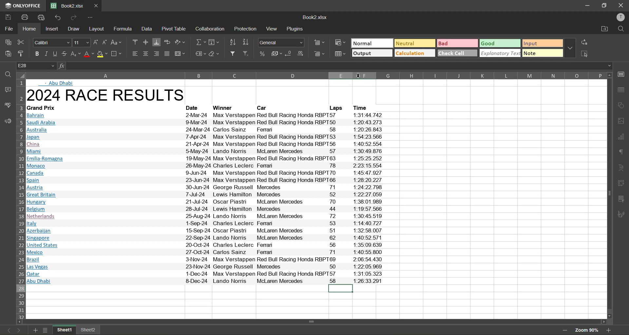  I want to click on align center, so click(146, 53).